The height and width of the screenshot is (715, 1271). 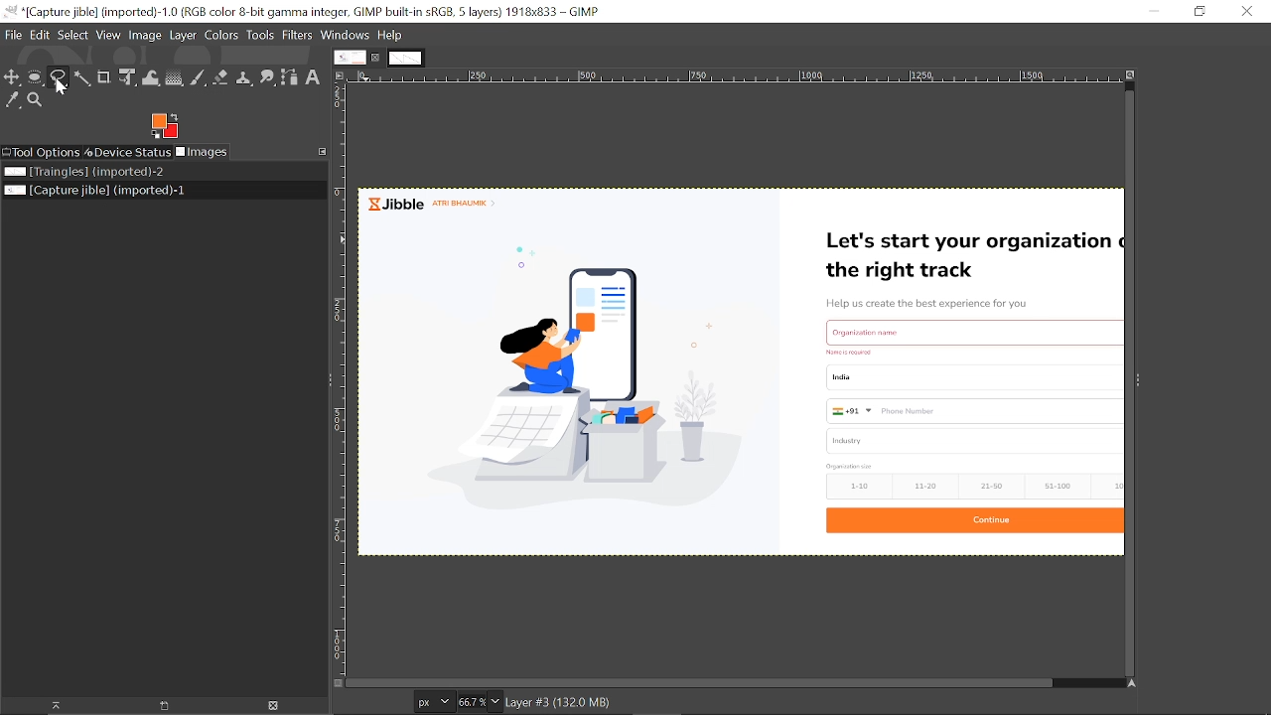 I want to click on Image, so click(x=144, y=37).